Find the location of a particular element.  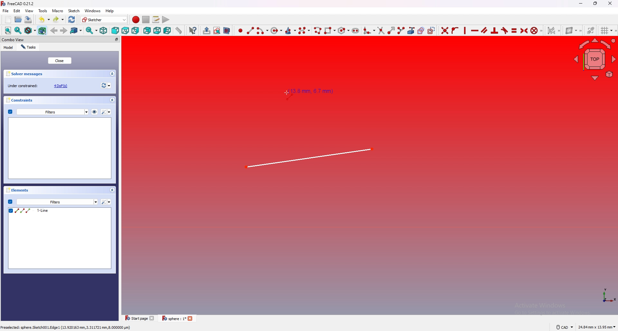

Right is located at coordinates (136, 31).